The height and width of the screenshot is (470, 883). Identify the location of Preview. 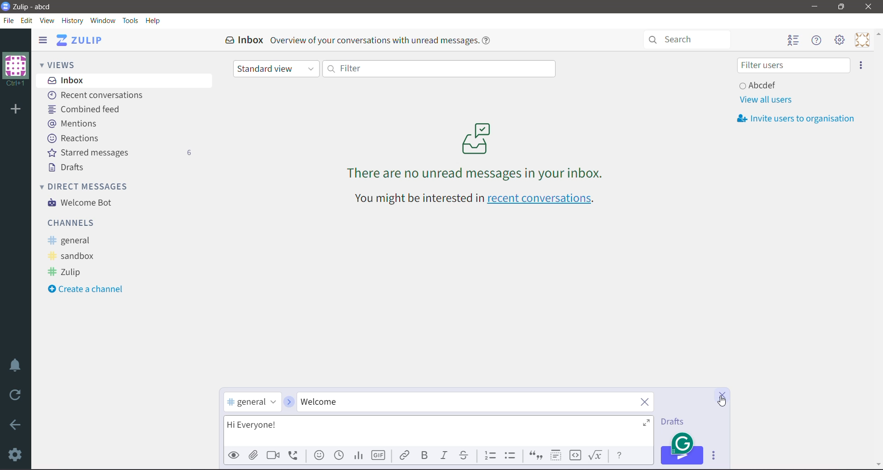
(234, 455).